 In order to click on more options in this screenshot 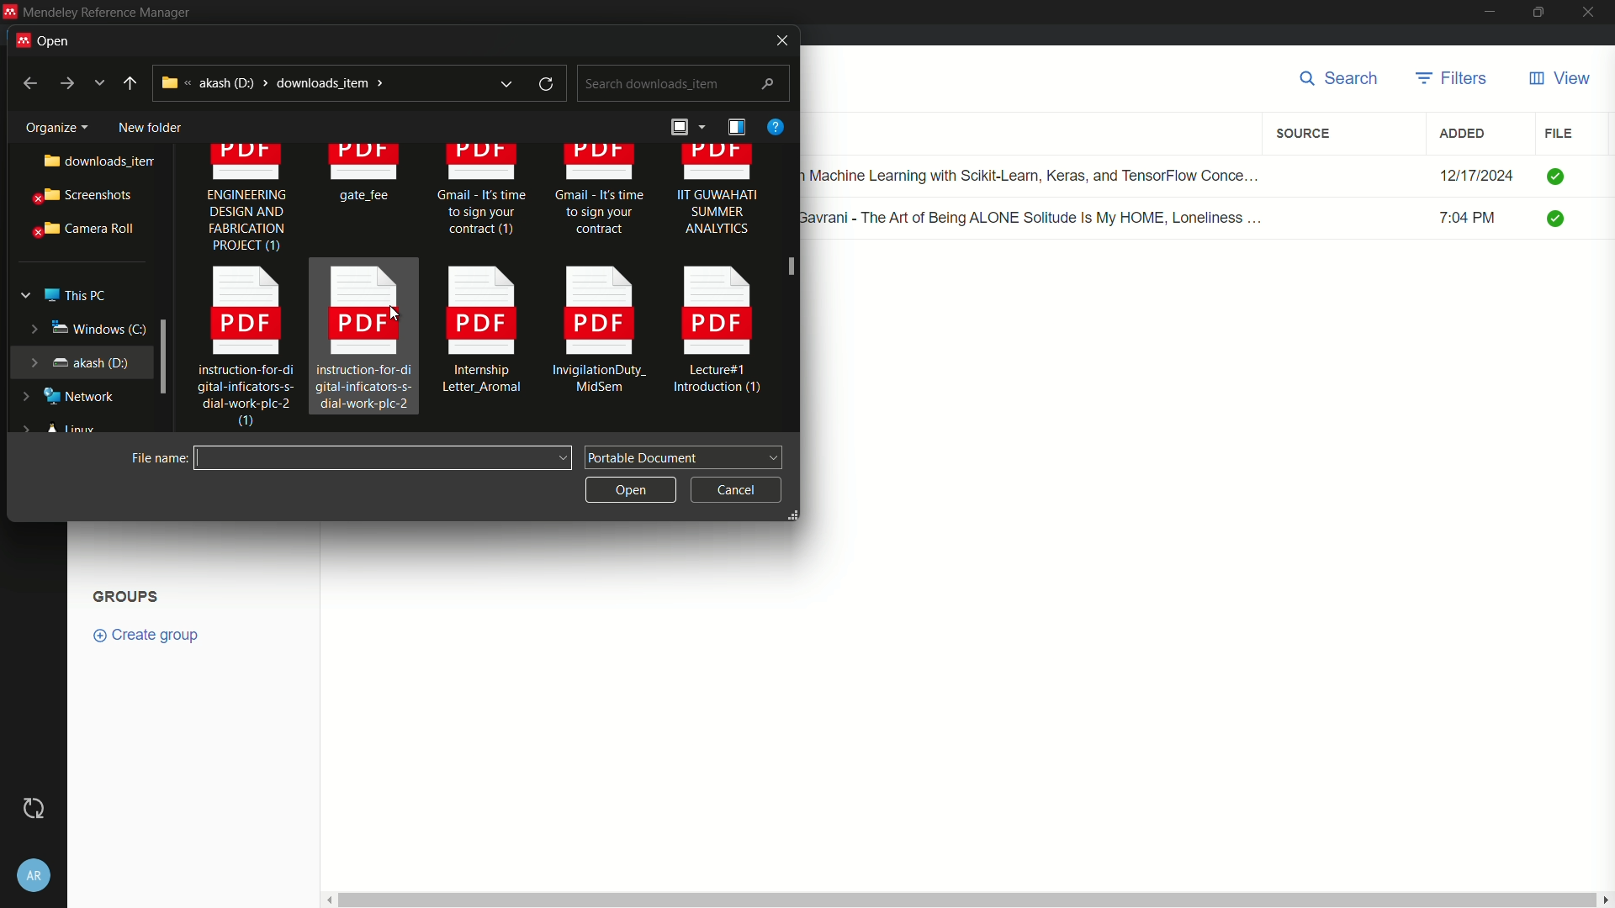, I will do `click(101, 83)`.